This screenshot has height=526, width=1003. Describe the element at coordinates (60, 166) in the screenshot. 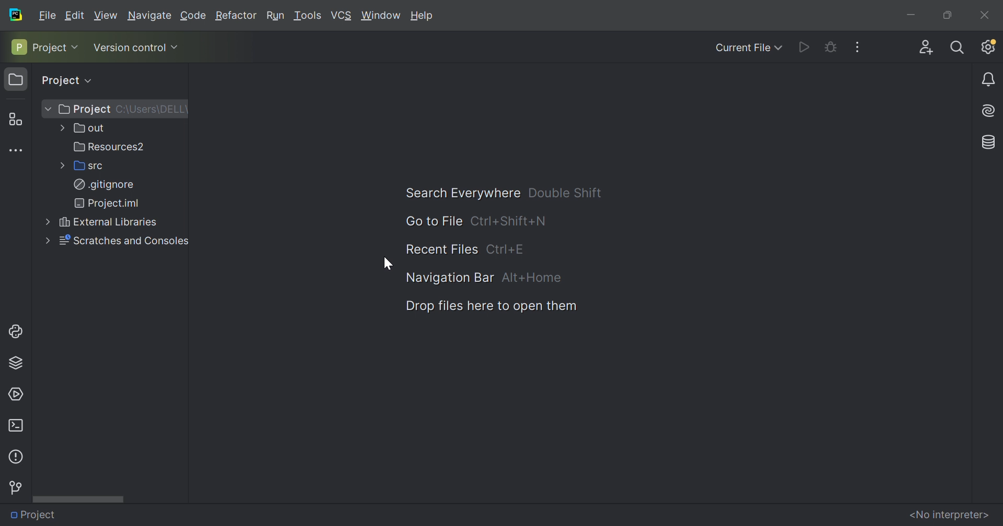

I see `More` at that location.